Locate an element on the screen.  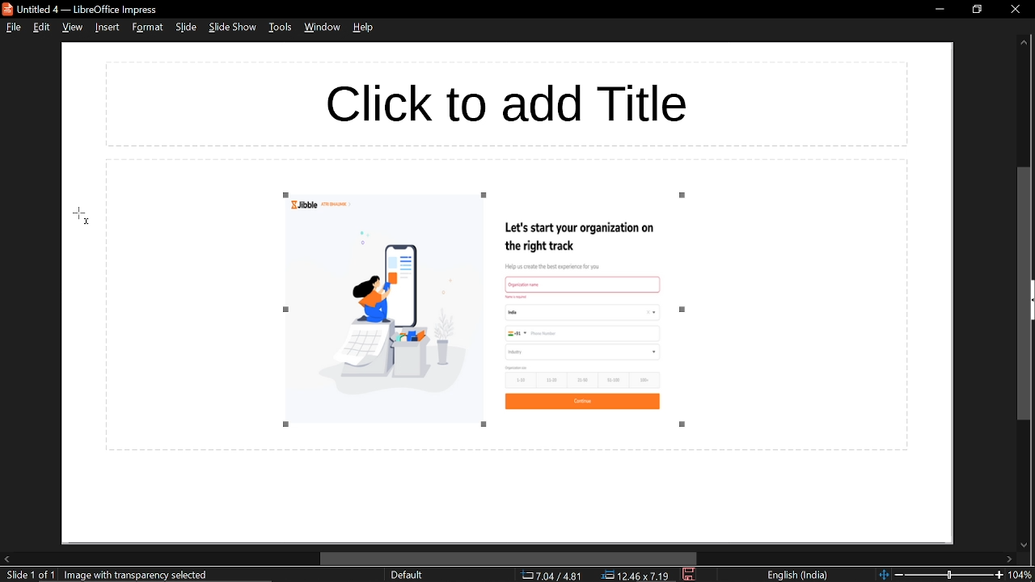
space for title is located at coordinates (522, 99).